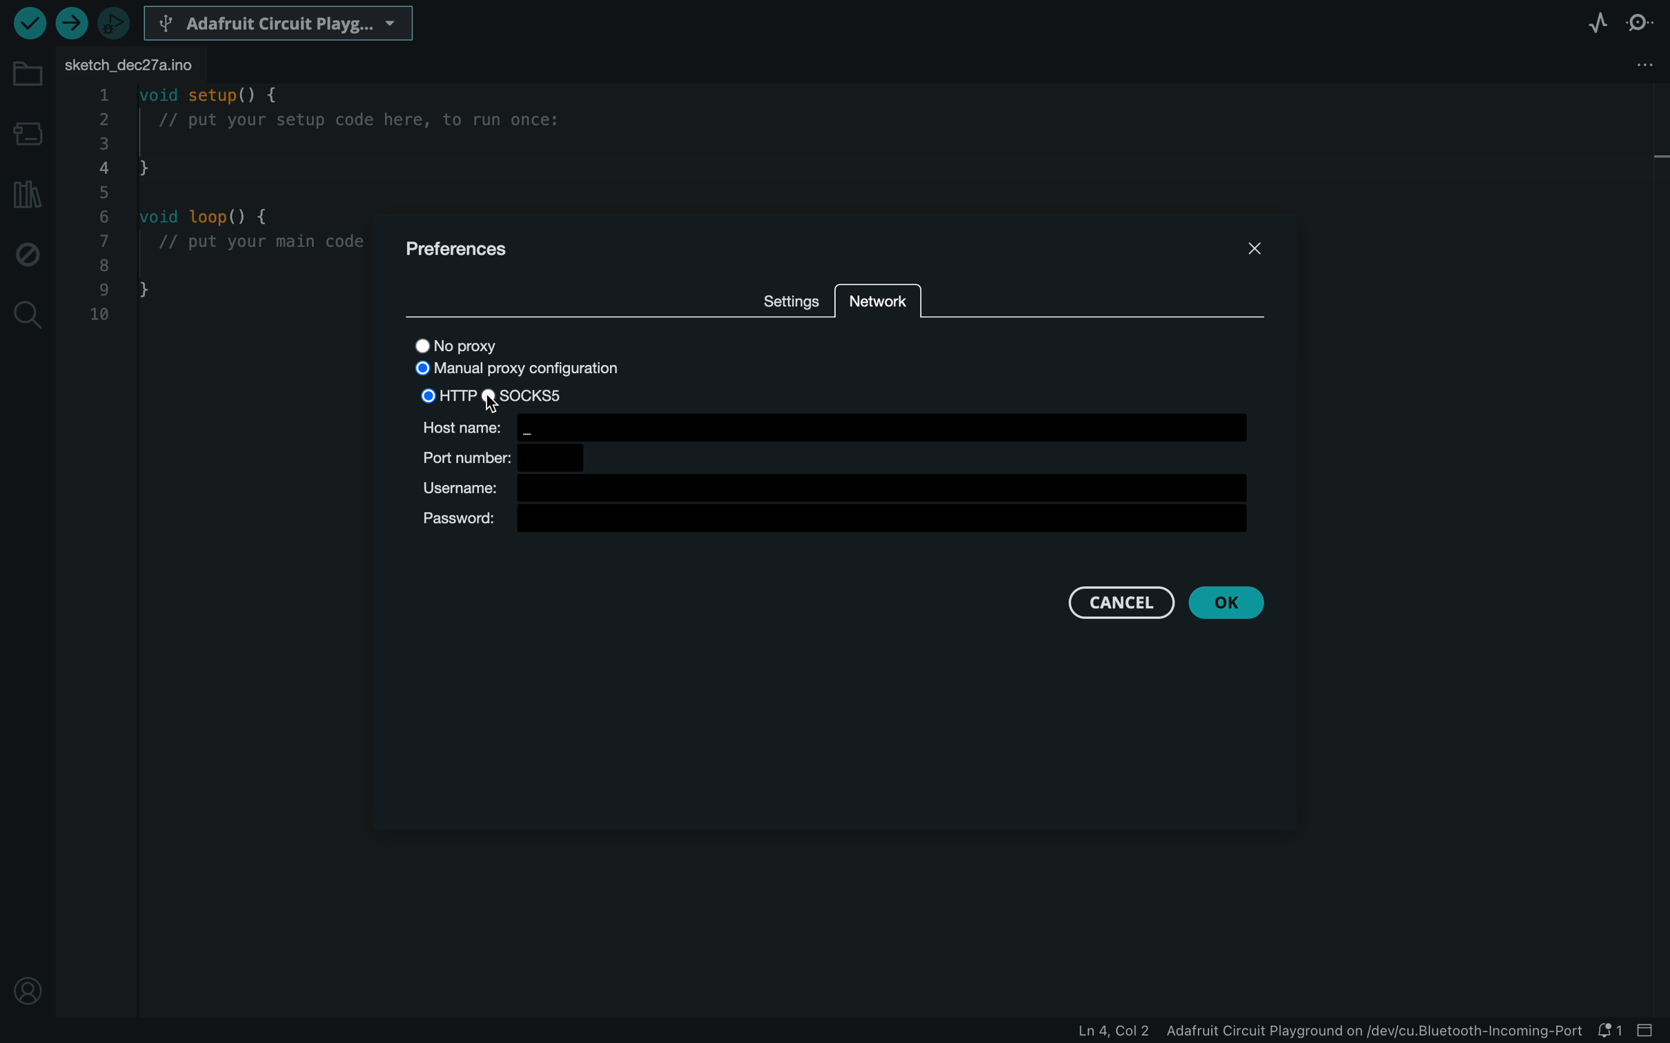  I want to click on no proxy, so click(473, 344).